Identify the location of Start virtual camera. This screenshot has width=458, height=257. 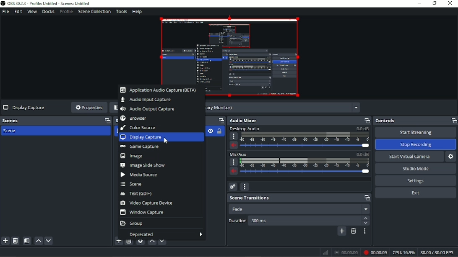
(409, 157).